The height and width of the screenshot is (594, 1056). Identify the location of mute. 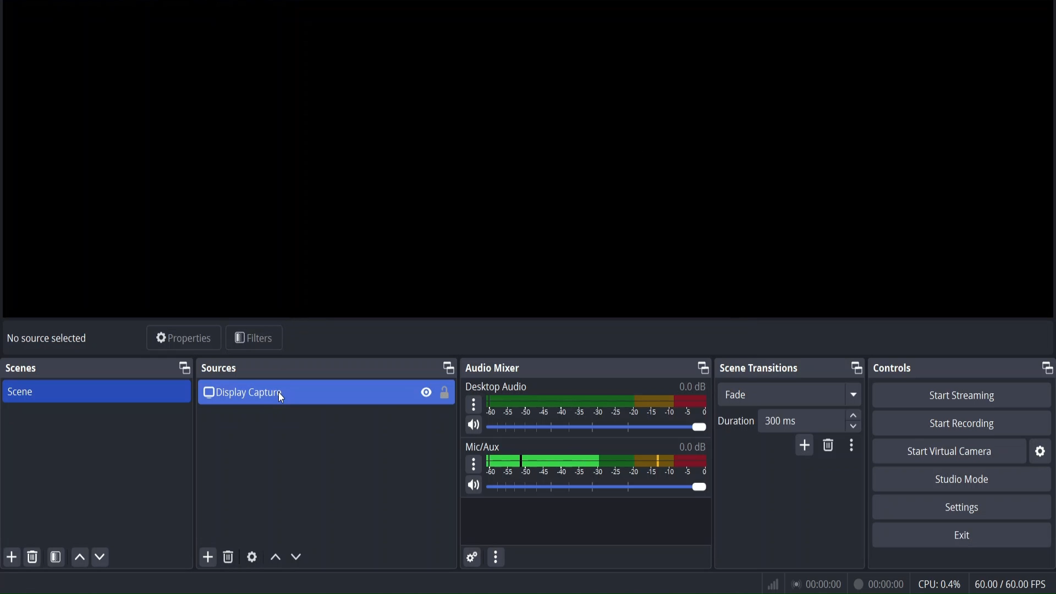
(474, 486).